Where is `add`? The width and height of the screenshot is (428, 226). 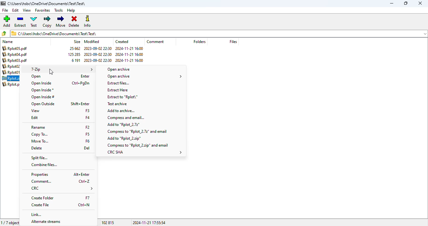 add is located at coordinates (6, 21).